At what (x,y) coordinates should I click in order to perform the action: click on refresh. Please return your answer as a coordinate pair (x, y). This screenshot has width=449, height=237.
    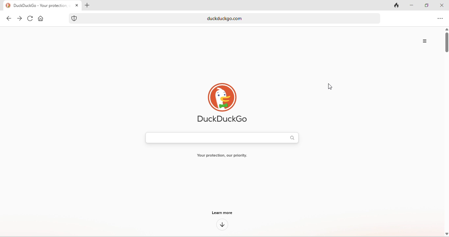
    Looking at the image, I should click on (29, 19).